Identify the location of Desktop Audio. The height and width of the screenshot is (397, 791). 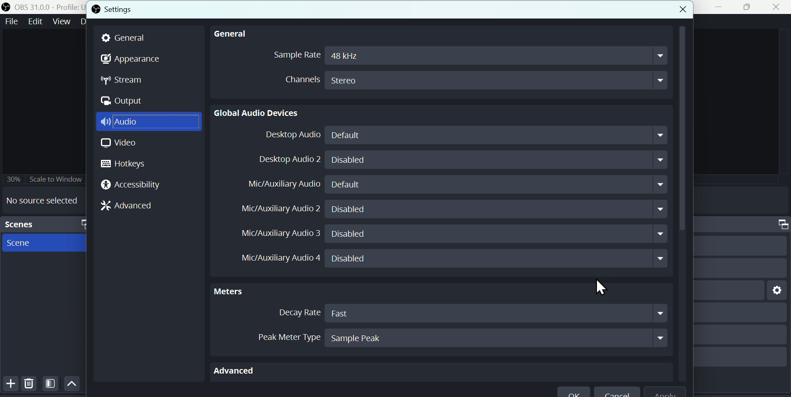
(293, 136).